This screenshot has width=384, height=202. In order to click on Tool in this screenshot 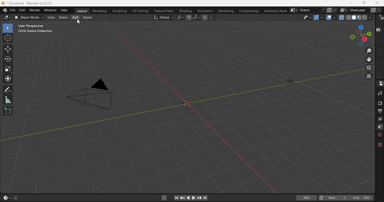, I will do `click(380, 93)`.